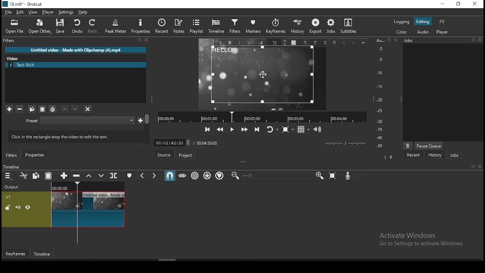  Describe the element at coordinates (274, 28) in the screenshot. I see `keyframes` at that location.